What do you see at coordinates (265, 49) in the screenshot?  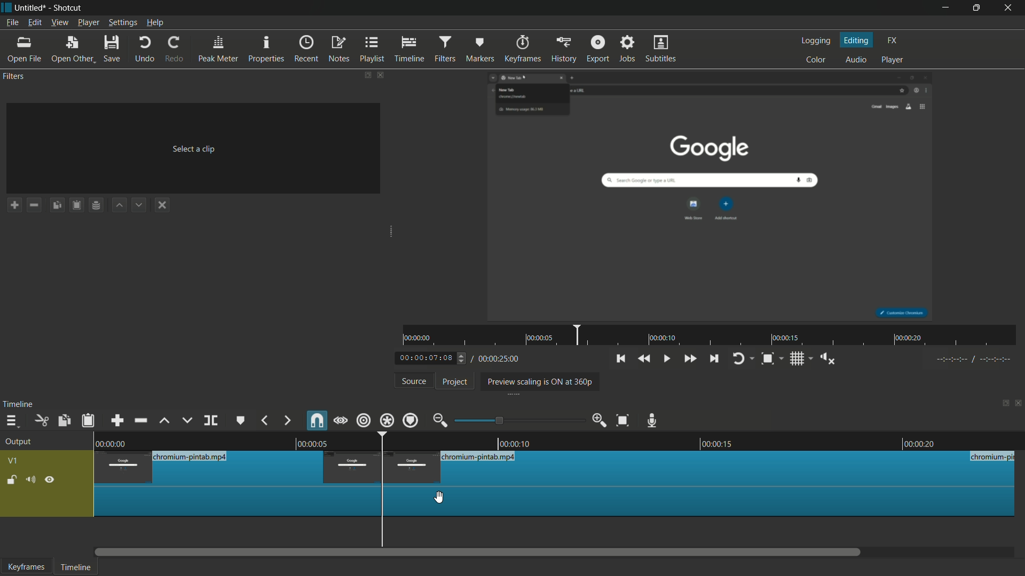 I see `properties` at bounding box center [265, 49].